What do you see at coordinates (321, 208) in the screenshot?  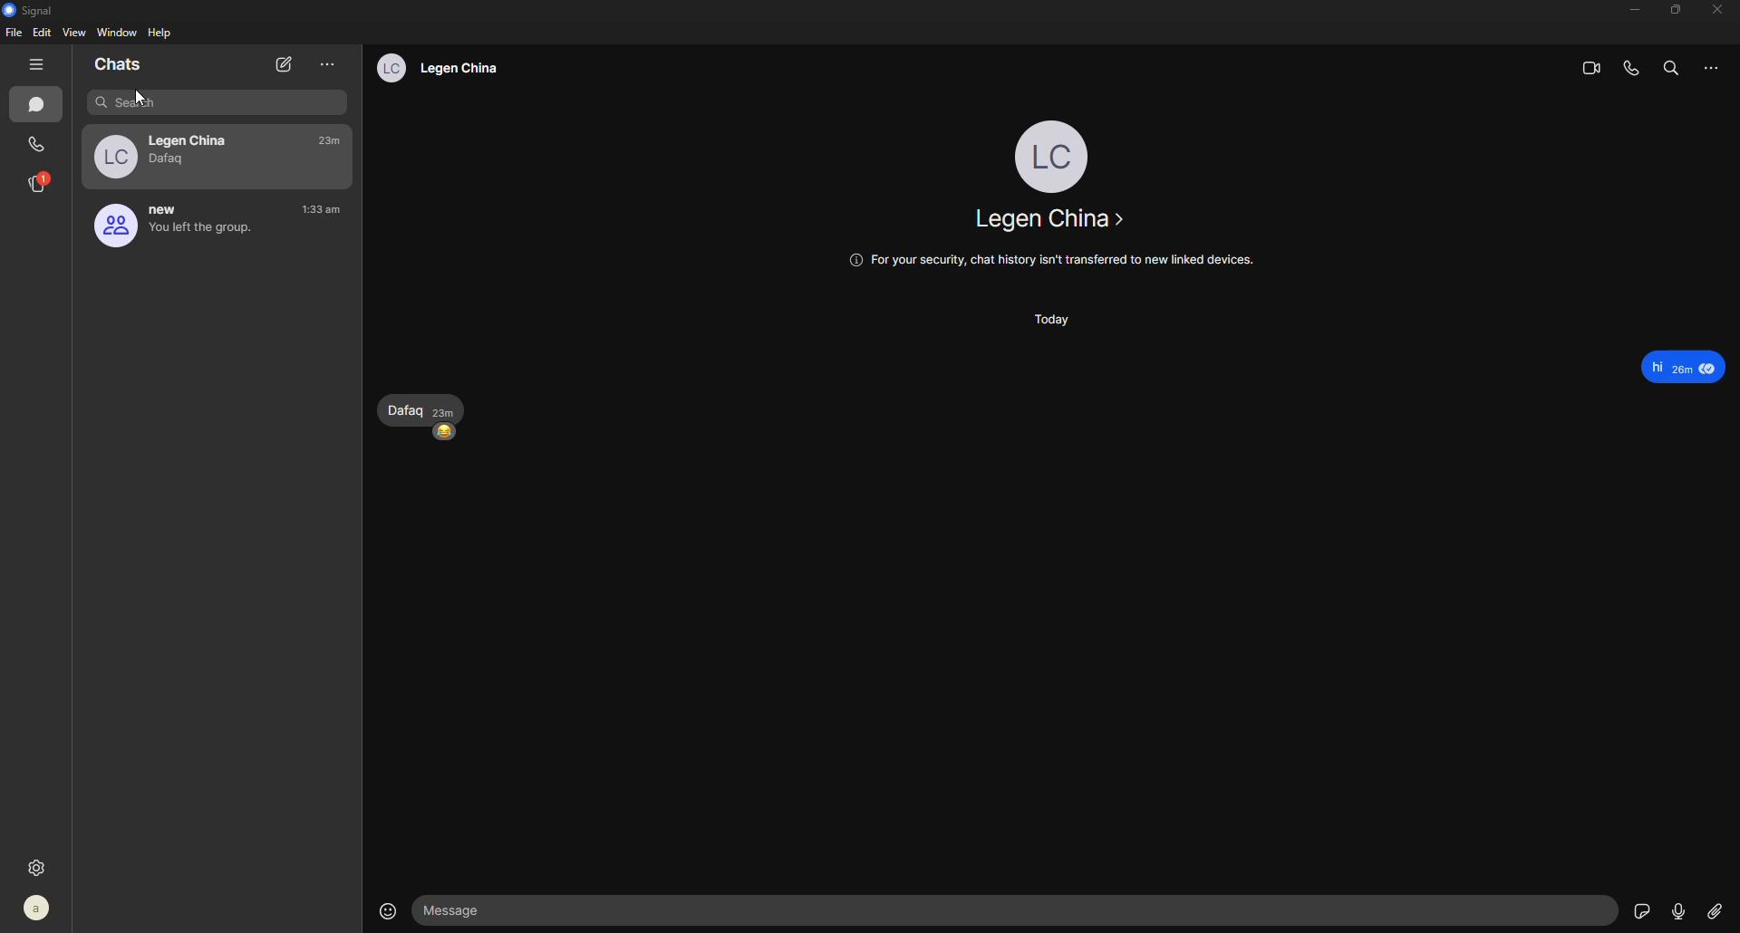 I see `time- 1:33am` at bounding box center [321, 208].